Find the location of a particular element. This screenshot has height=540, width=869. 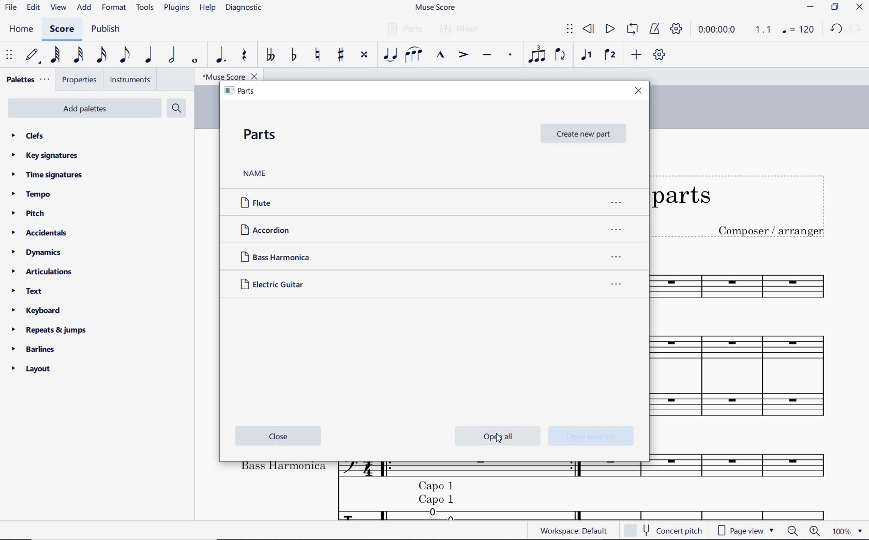

PARTS is located at coordinates (259, 136).